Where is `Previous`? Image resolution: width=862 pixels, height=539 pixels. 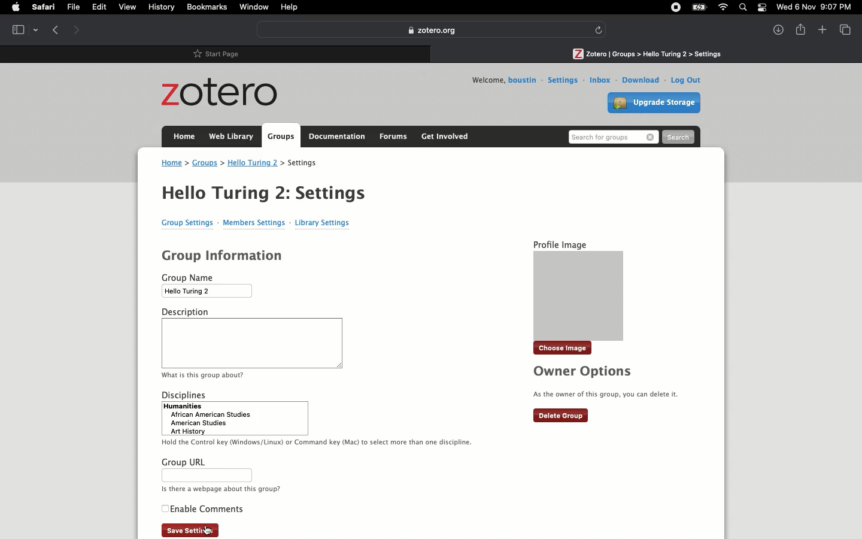 Previous is located at coordinates (56, 30).